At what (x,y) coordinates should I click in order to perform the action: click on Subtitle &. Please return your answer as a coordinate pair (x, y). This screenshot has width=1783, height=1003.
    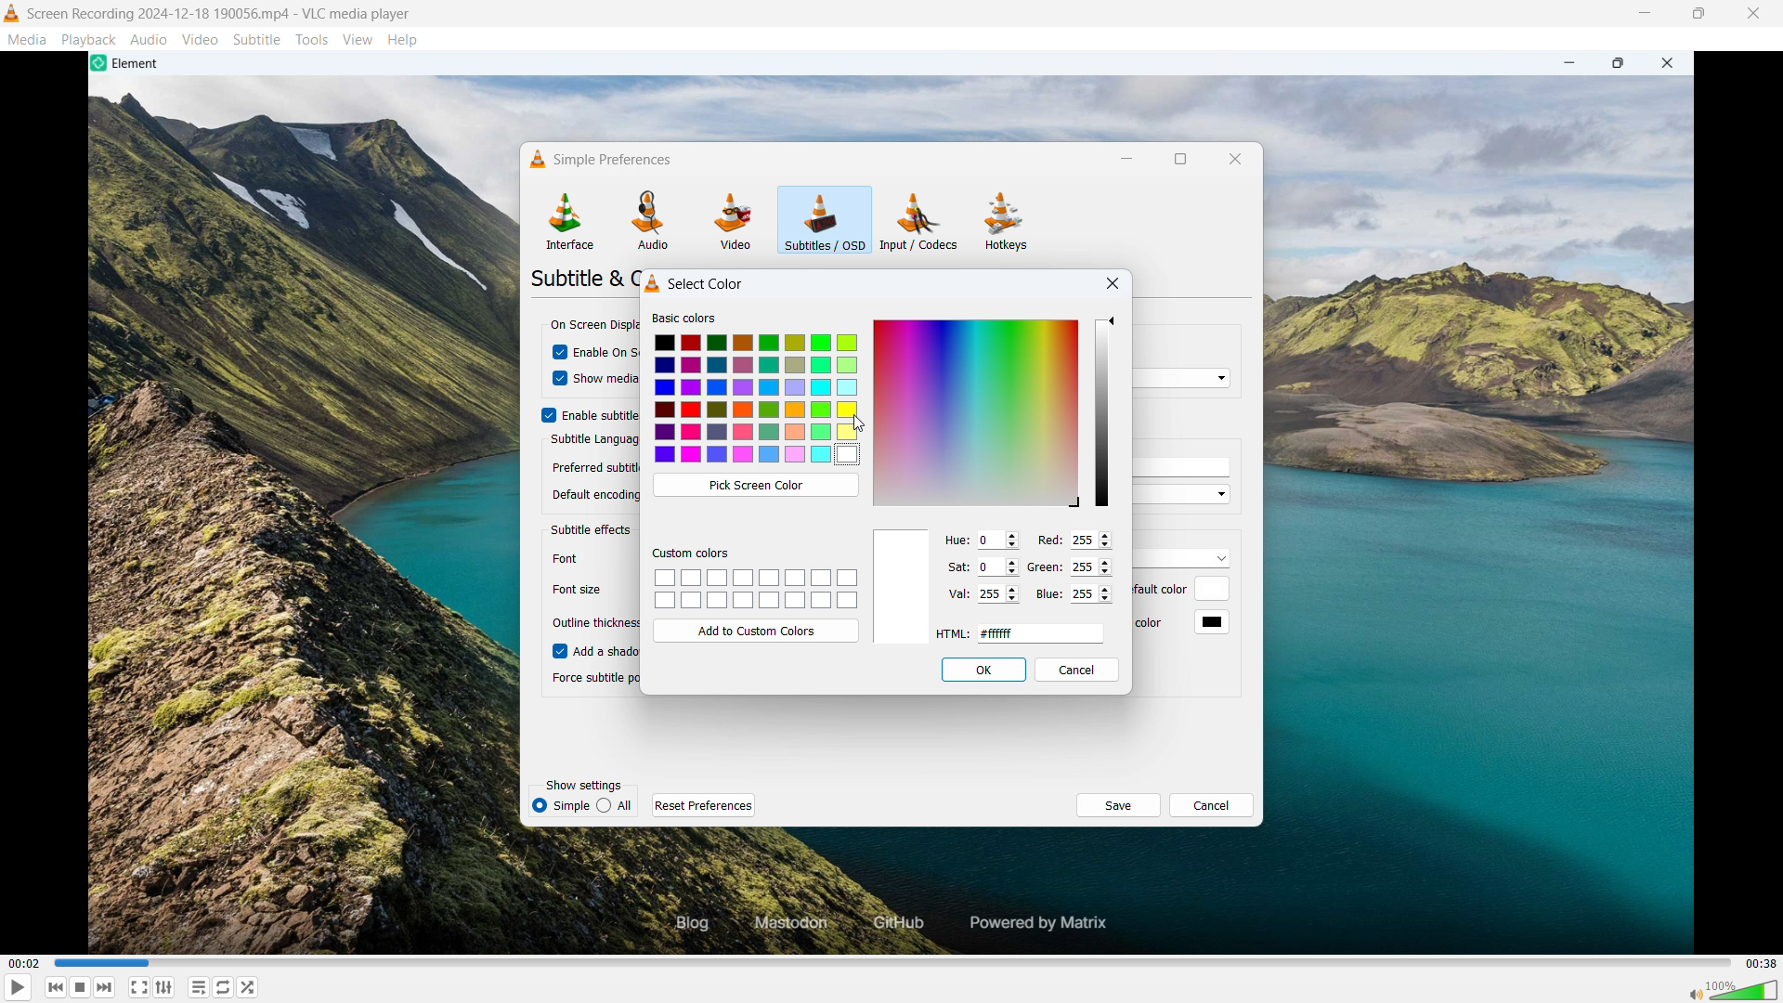
    Looking at the image, I should click on (581, 278).